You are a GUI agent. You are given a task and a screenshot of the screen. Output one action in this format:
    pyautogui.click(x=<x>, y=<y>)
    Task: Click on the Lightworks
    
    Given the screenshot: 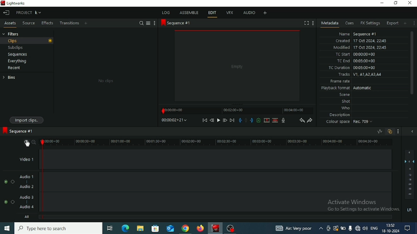 What is the action you would take?
    pyautogui.click(x=215, y=228)
    